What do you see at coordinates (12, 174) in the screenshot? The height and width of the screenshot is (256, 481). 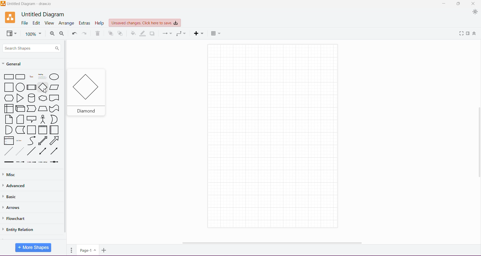 I see `Misc` at bounding box center [12, 174].